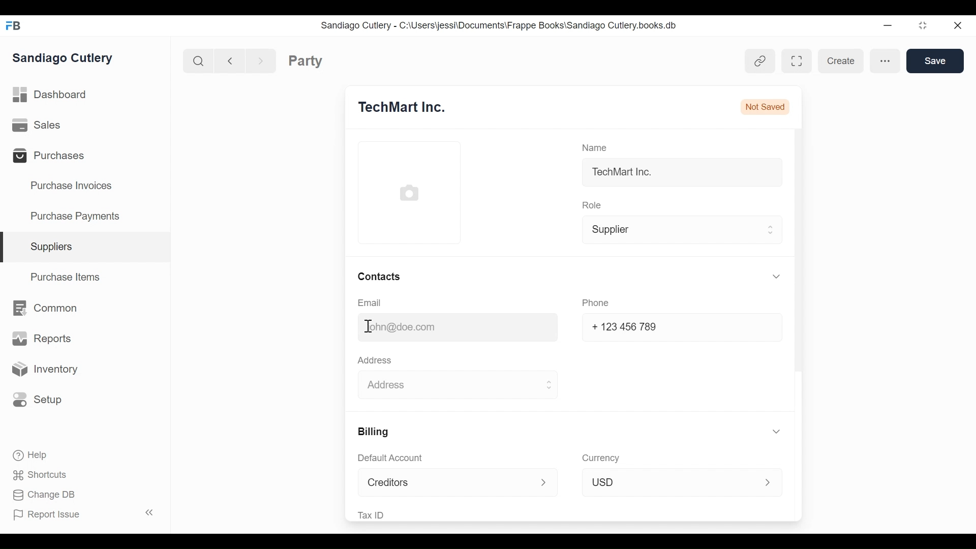 This screenshot has width=976, height=549. Describe the element at coordinates (379, 275) in the screenshot. I see `Contacts` at that location.